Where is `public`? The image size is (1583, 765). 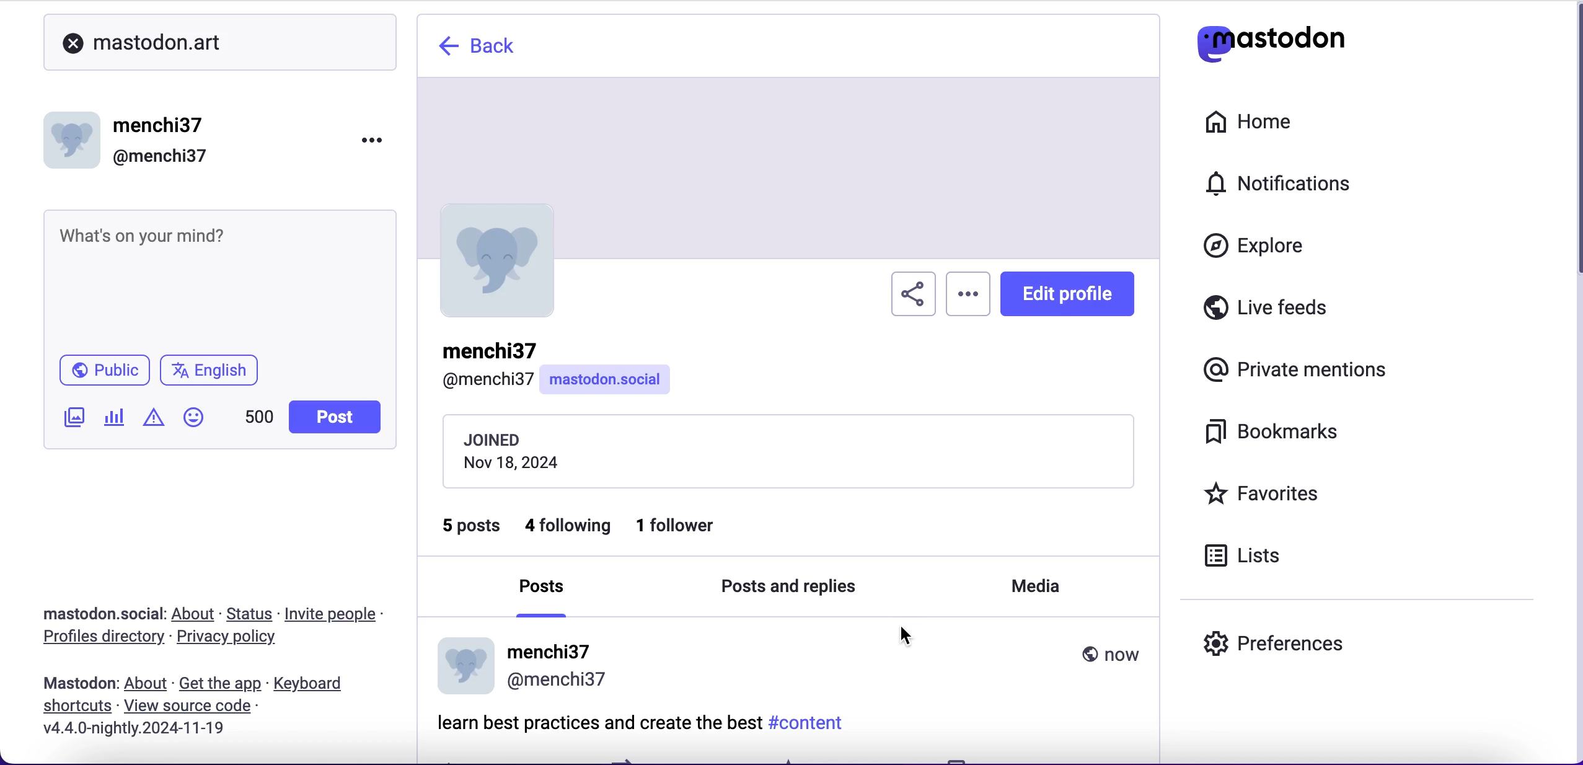 public is located at coordinates (99, 371).